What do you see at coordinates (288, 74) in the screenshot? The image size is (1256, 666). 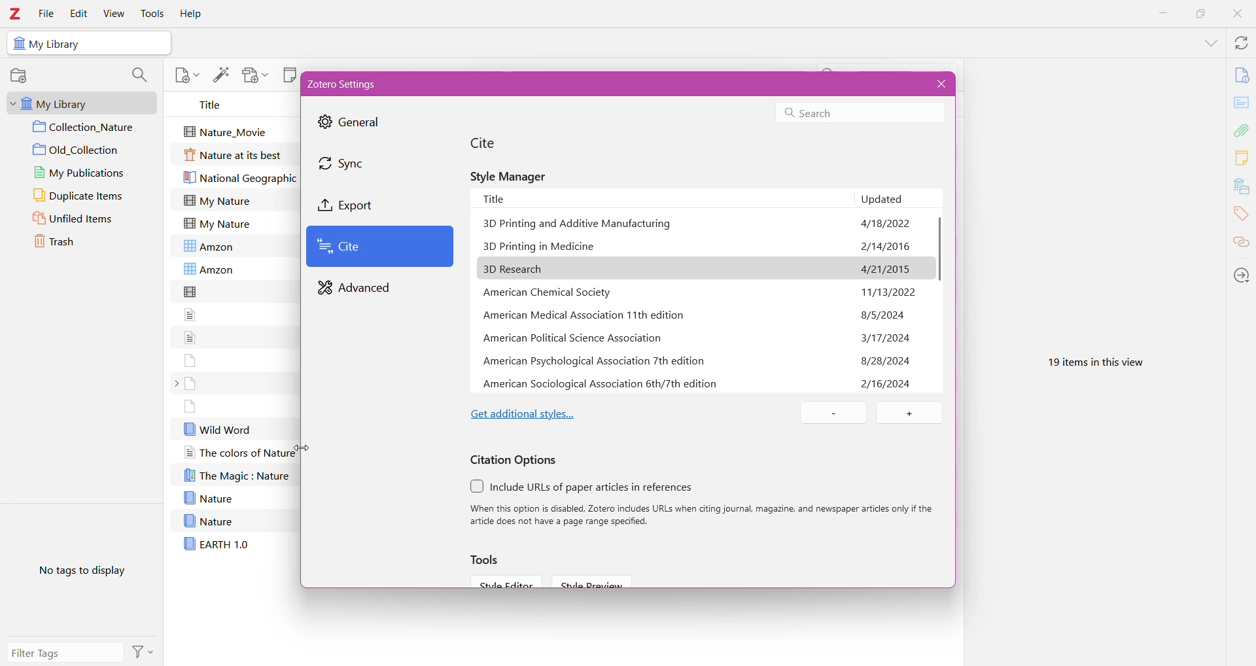 I see `New Note` at bounding box center [288, 74].